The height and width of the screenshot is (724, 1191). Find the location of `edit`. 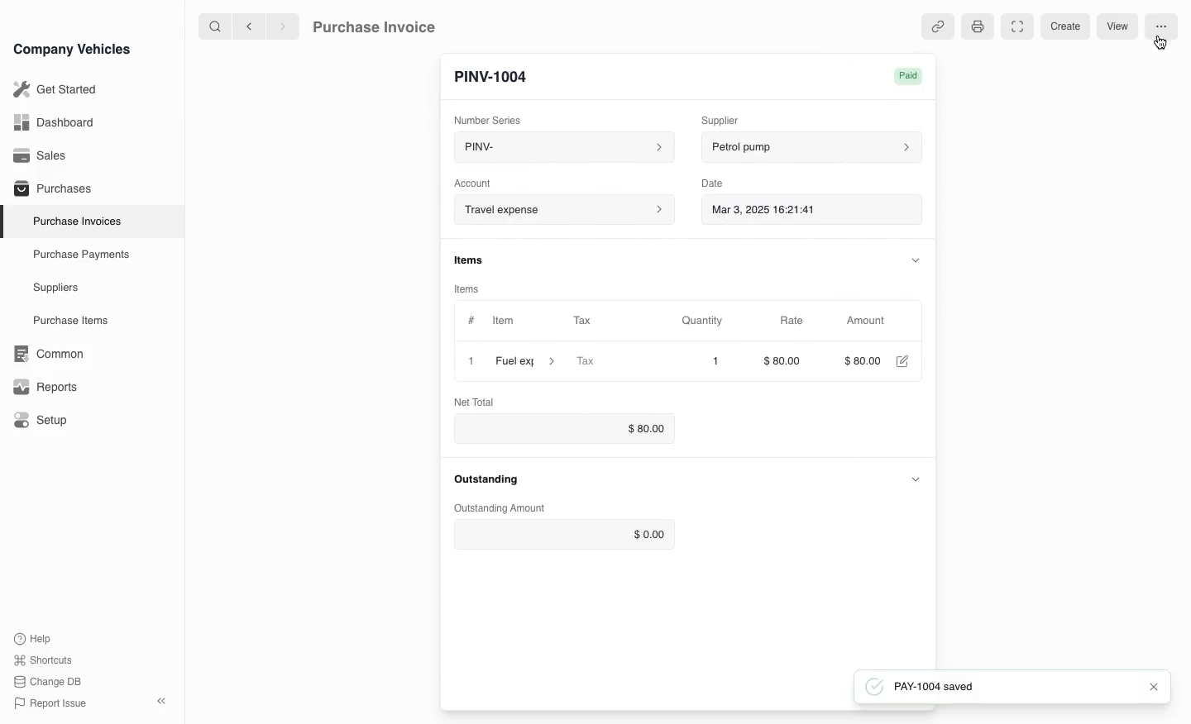

edit is located at coordinates (902, 363).